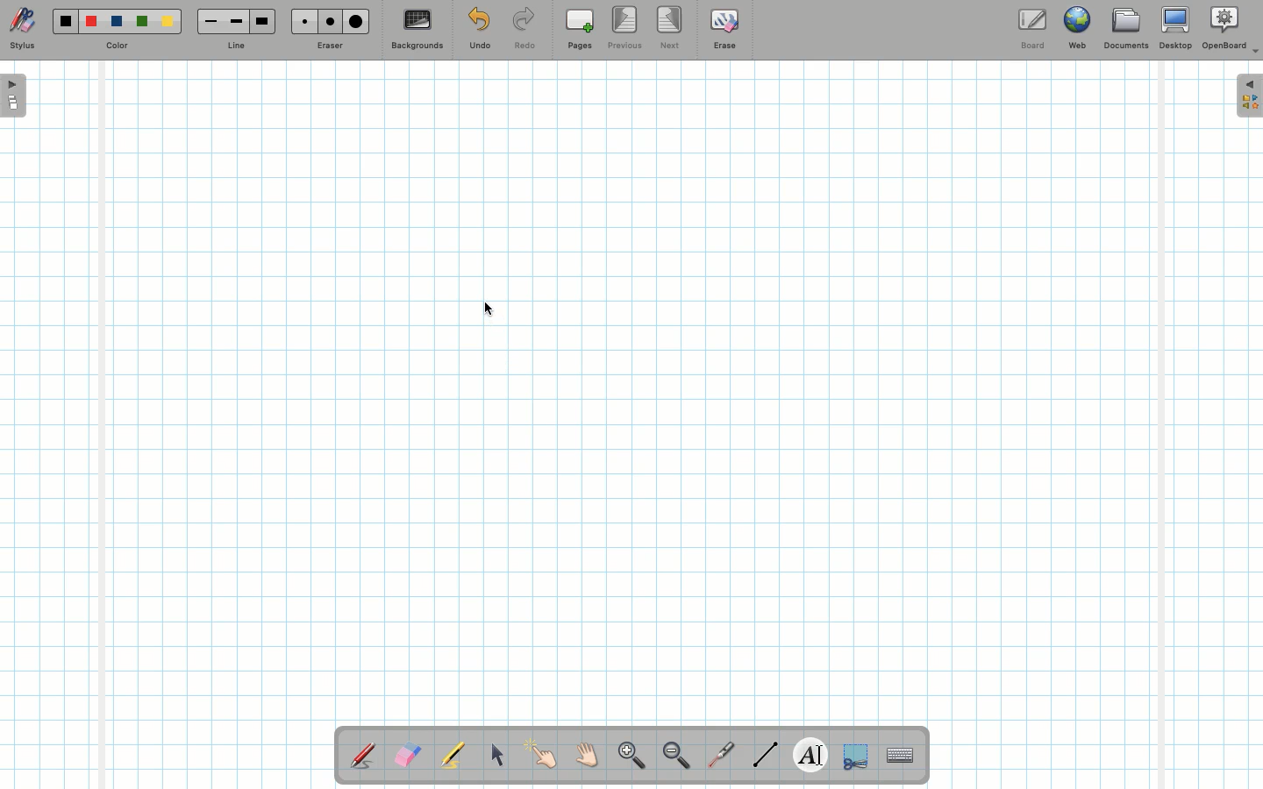 The image size is (1263, 789). I want to click on Documents, so click(1125, 31).